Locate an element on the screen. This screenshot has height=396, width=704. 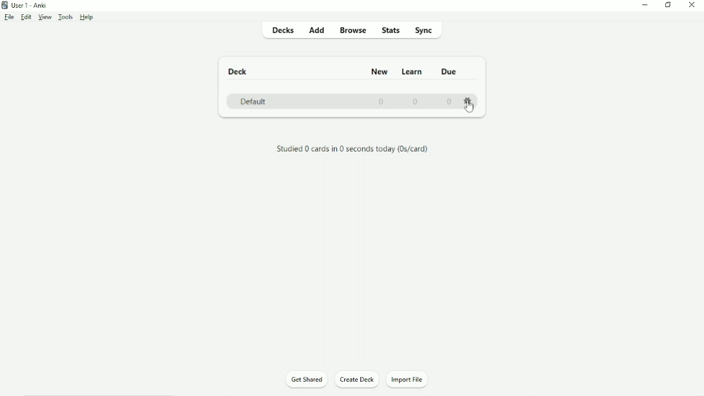
Import File is located at coordinates (413, 380).